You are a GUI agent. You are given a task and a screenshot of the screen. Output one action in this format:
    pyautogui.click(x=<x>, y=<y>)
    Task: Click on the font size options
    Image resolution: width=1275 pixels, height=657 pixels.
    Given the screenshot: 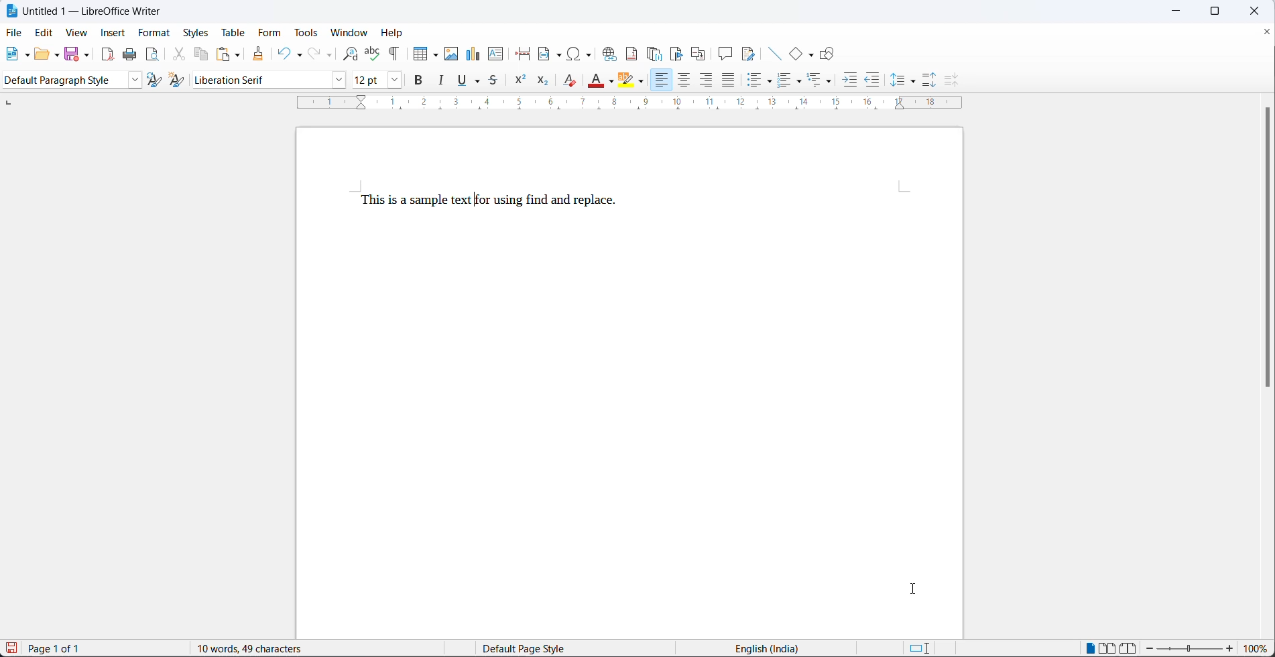 What is the action you would take?
    pyautogui.click(x=391, y=82)
    